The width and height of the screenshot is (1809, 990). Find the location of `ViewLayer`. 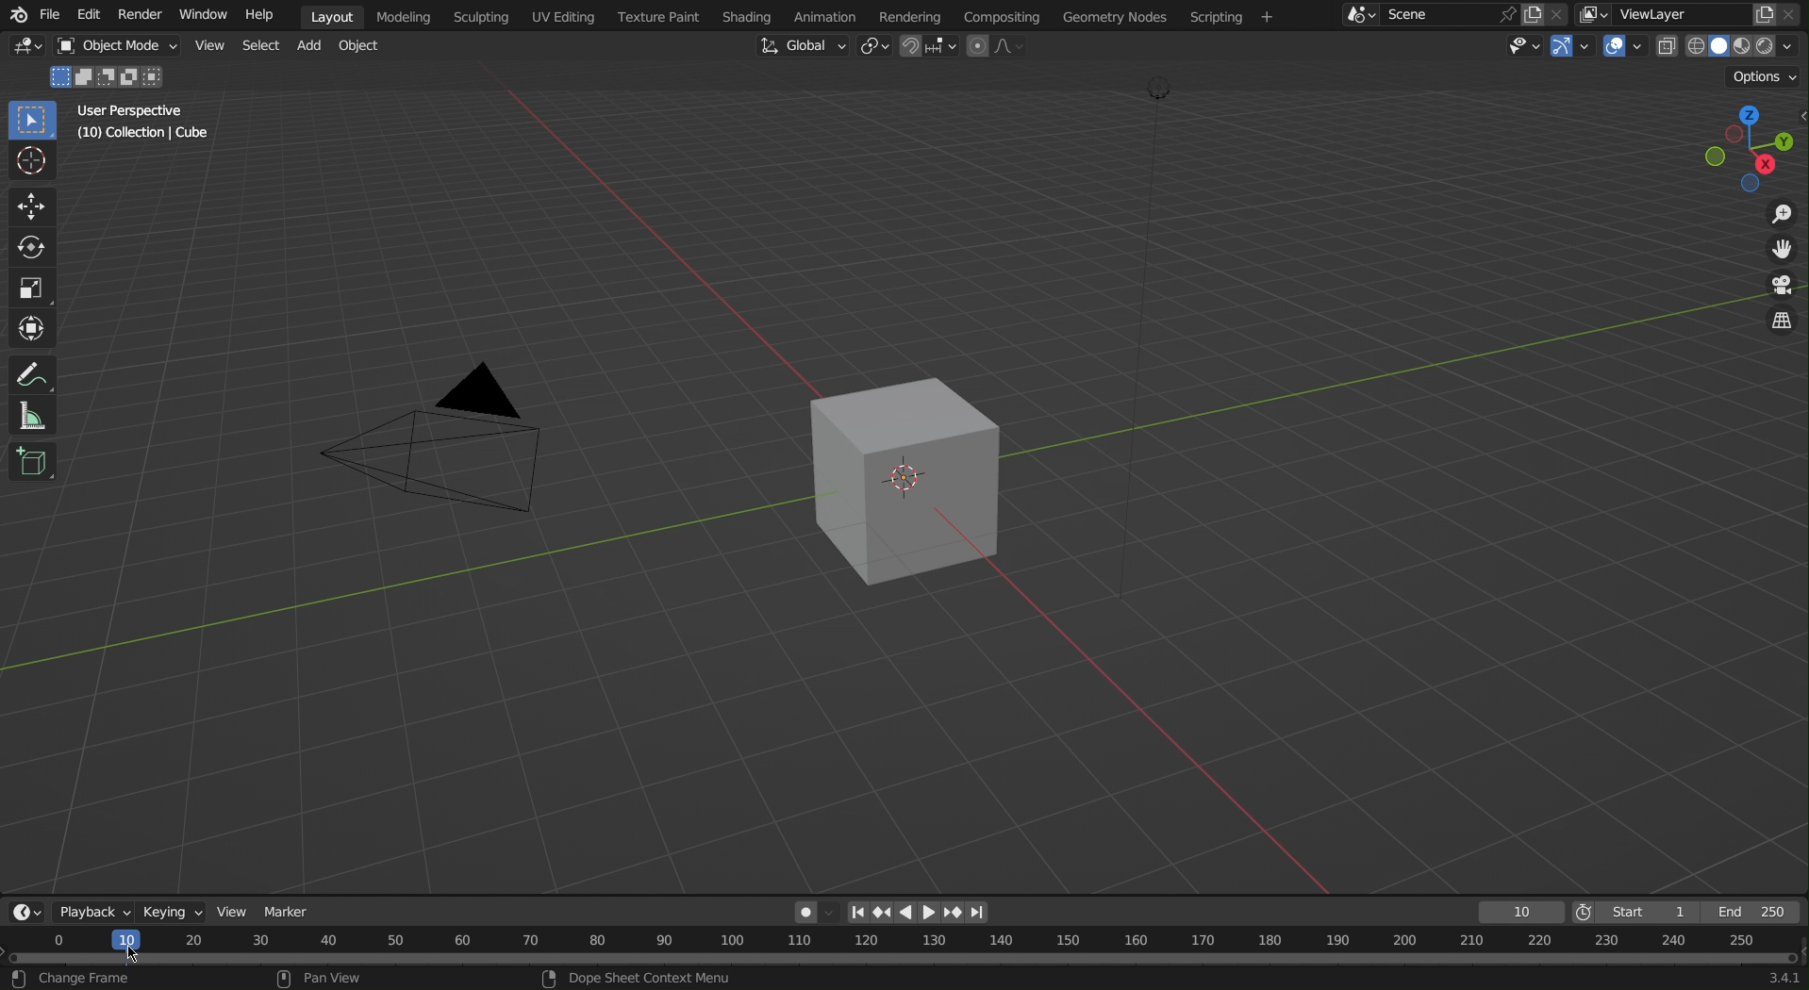

ViewLayer is located at coordinates (1675, 17).